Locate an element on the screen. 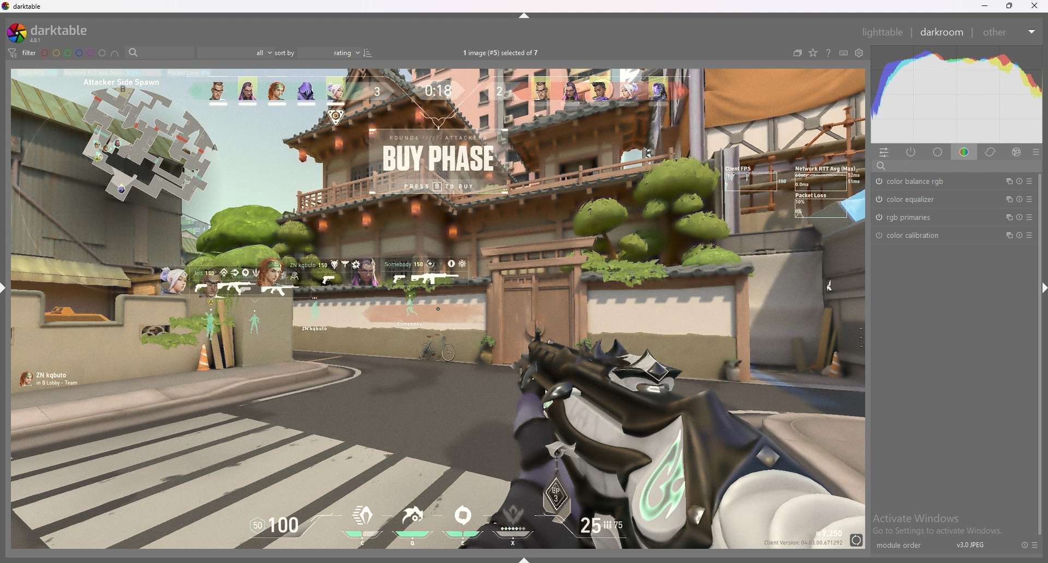  lighttable is located at coordinates (882, 32).